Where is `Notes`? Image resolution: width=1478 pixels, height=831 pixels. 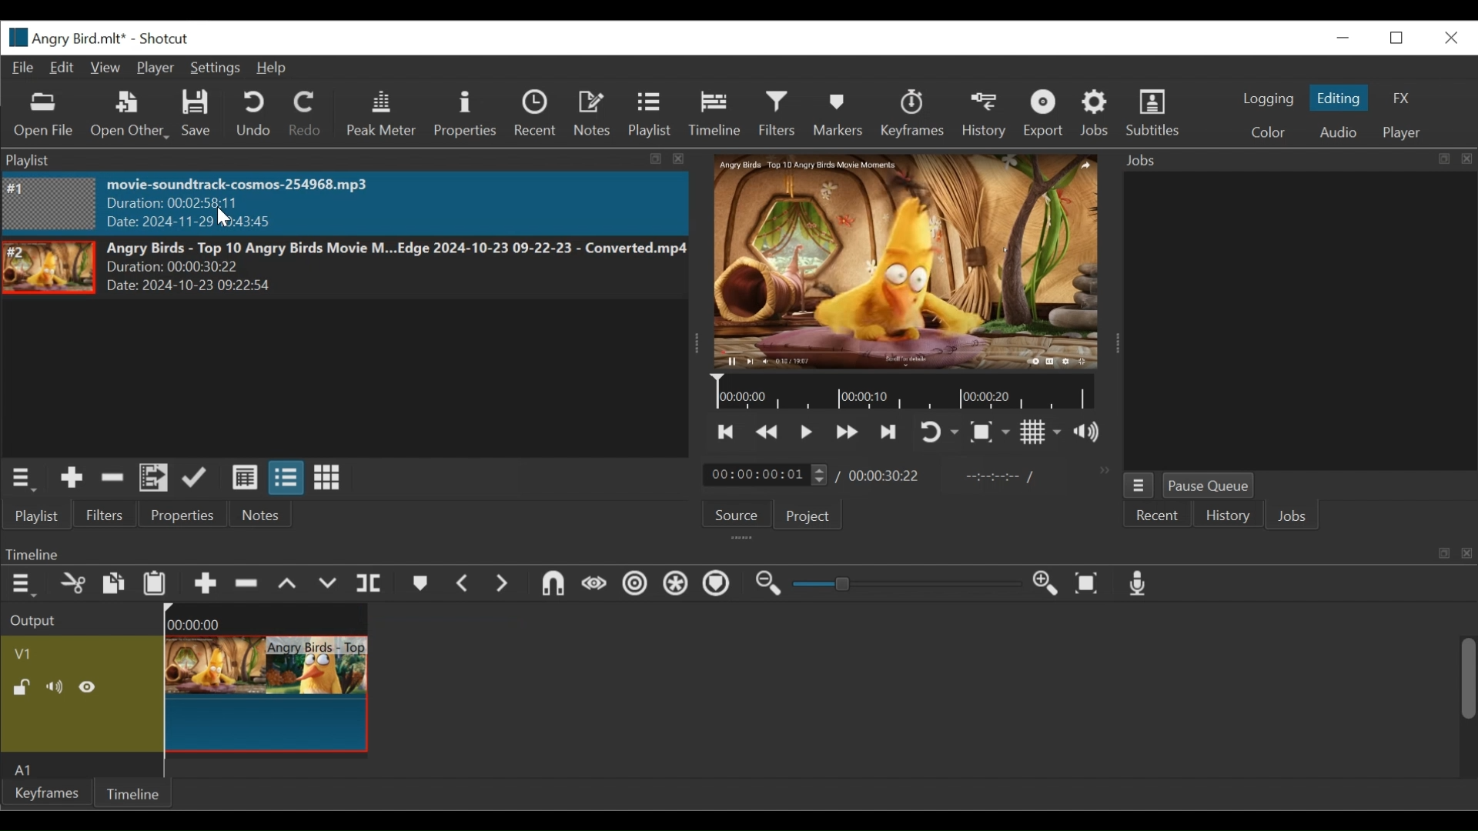 Notes is located at coordinates (259, 516).